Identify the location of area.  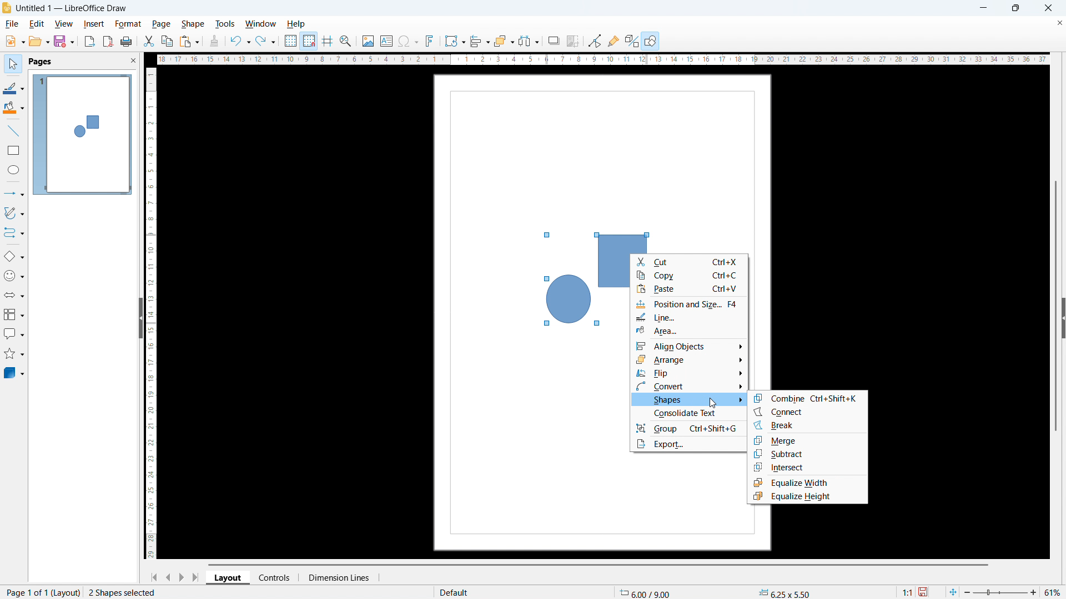
(689, 331).